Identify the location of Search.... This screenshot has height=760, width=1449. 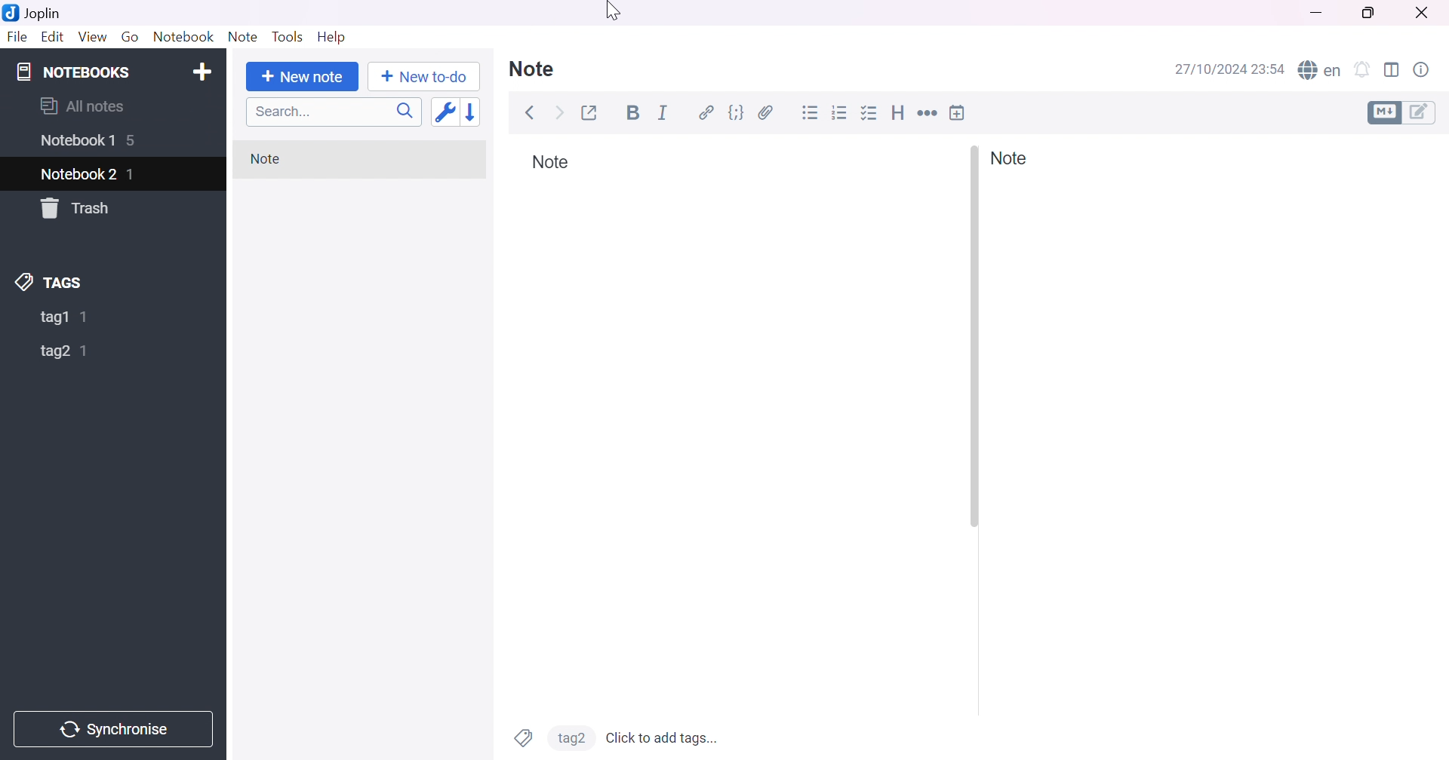
(279, 113).